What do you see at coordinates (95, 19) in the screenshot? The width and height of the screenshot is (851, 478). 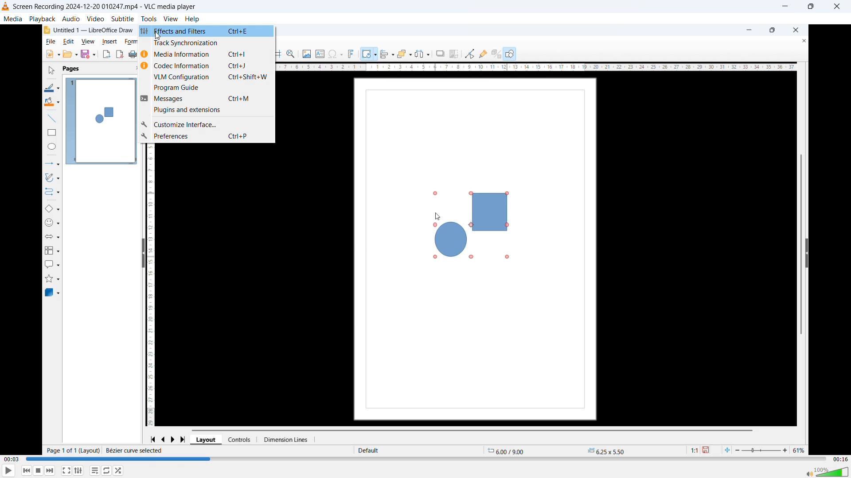 I see `video` at bounding box center [95, 19].